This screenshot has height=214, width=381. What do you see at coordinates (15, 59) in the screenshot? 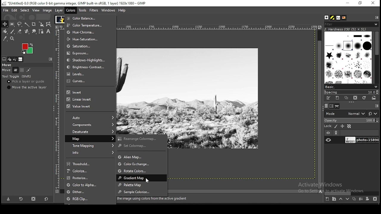
I see `undo history` at bounding box center [15, 59].